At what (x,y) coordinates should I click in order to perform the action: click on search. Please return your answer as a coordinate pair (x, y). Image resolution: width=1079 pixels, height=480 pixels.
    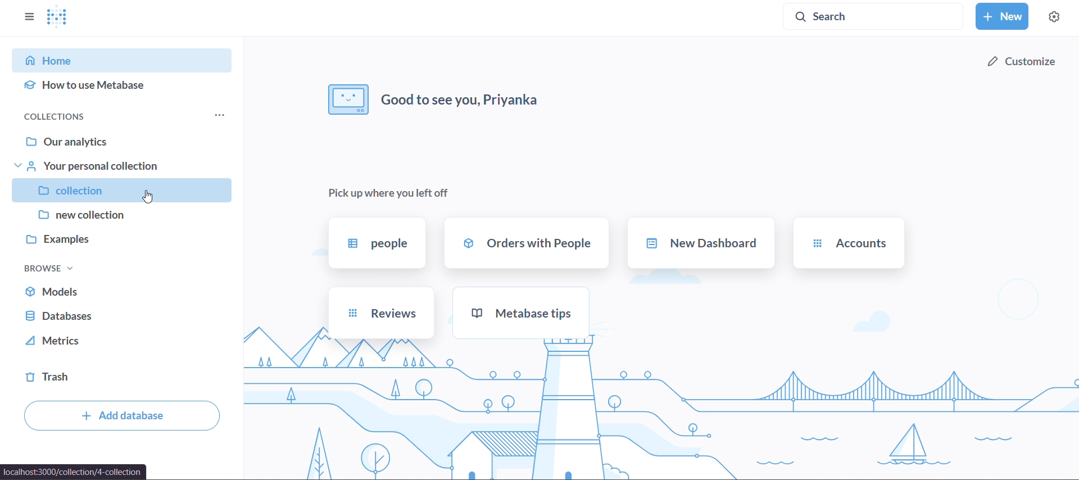
    Looking at the image, I should click on (872, 17).